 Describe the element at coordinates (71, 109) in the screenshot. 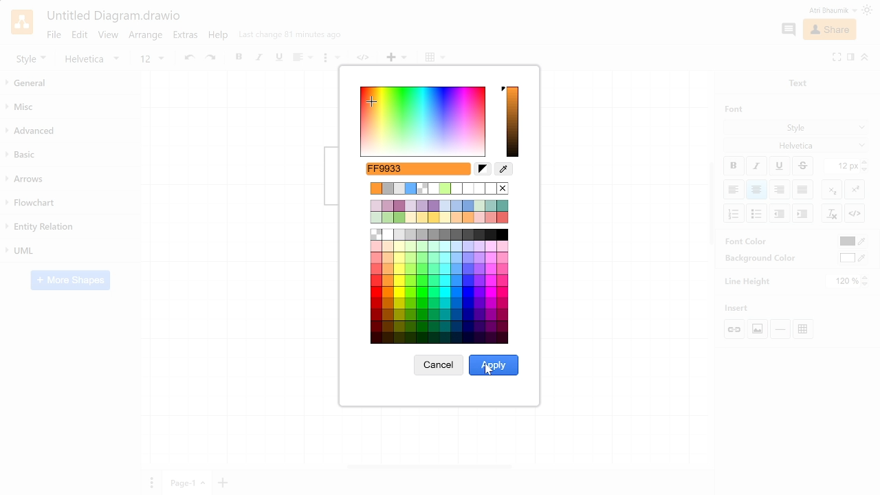

I see `Misc` at that location.